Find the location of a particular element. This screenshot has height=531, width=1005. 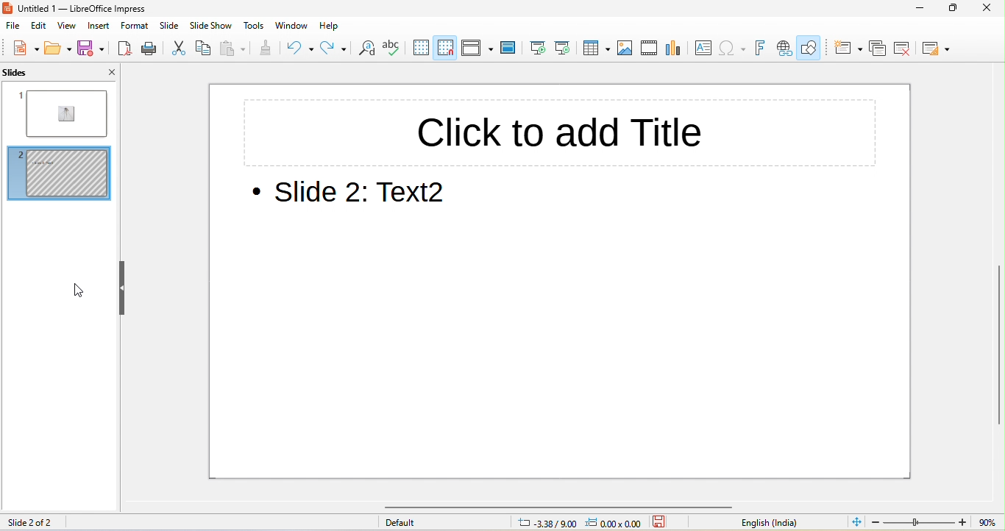

text box is located at coordinates (704, 49).